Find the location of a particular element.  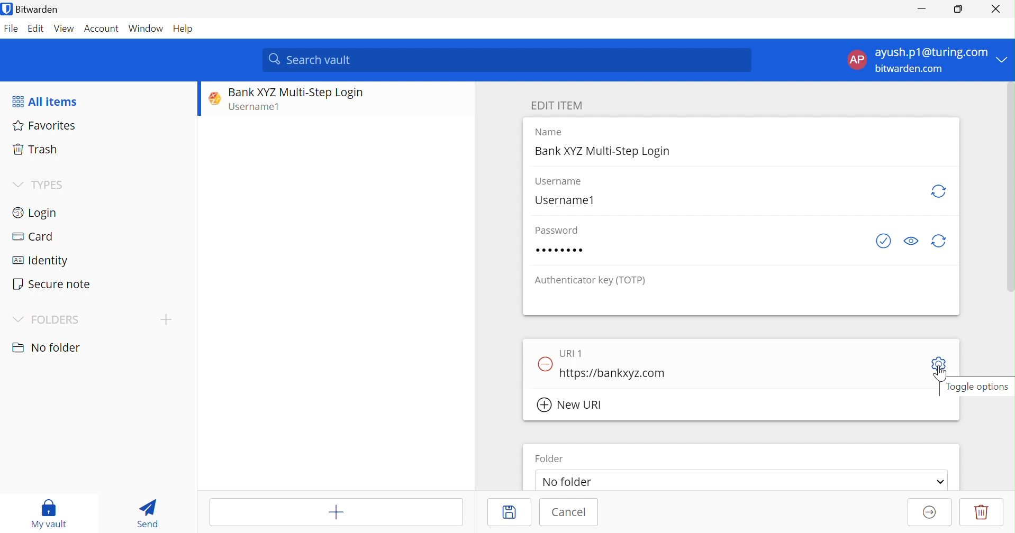

FOLDERS is located at coordinates (56, 320).